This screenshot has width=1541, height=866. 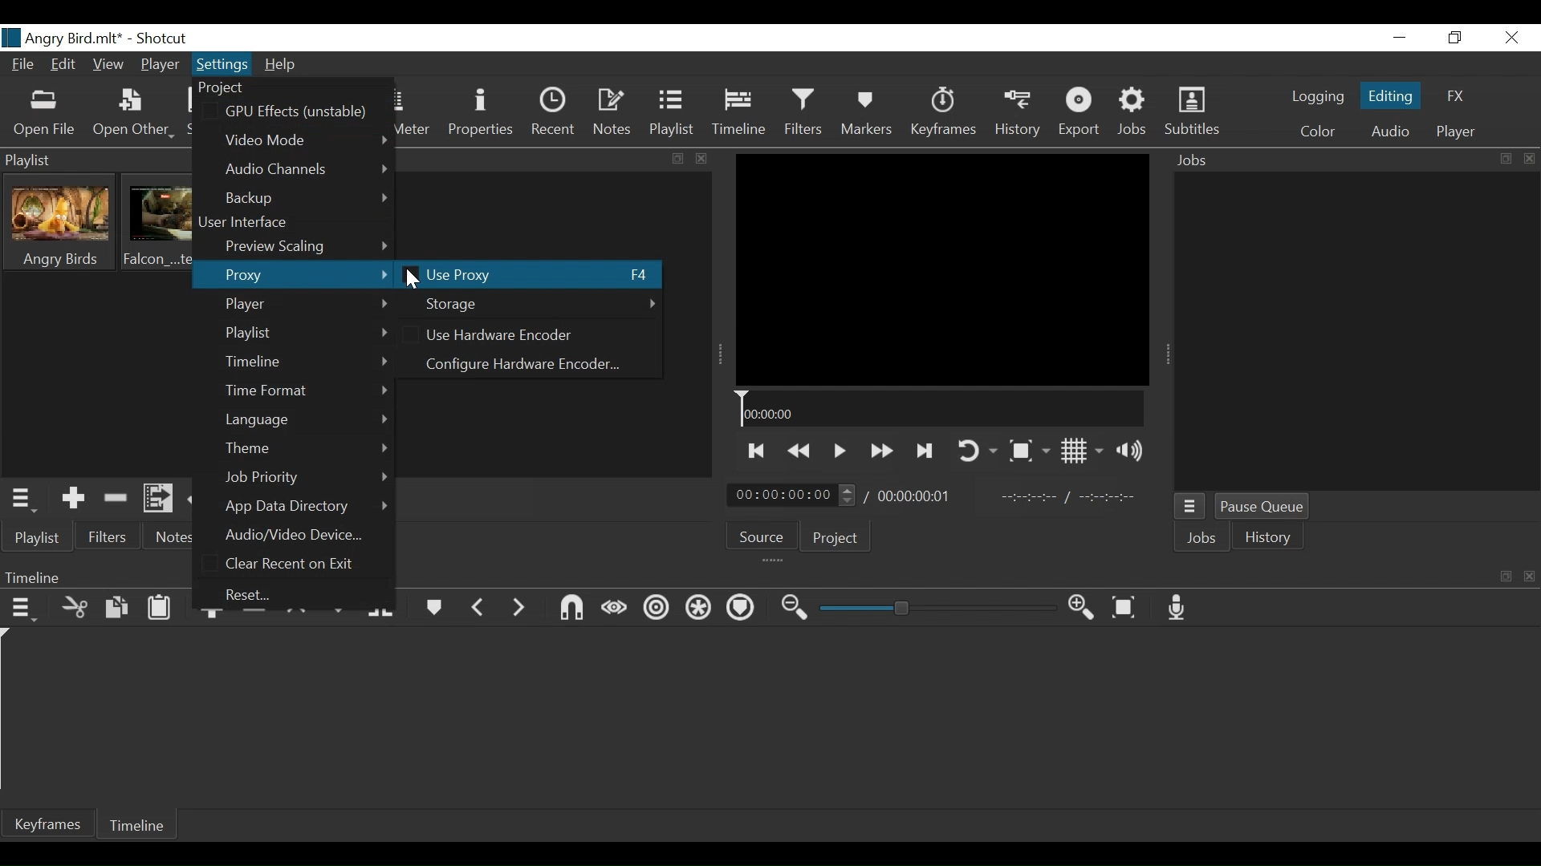 I want to click on (un)select use proxy, so click(x=529, y=275).